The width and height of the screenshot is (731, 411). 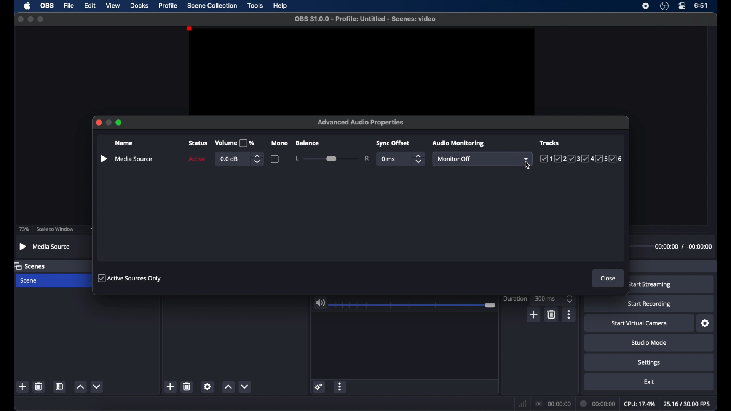 What do you see at coordinates (80, 386) in the screenshot?
I see `increment` at bounding box center [80, 386].